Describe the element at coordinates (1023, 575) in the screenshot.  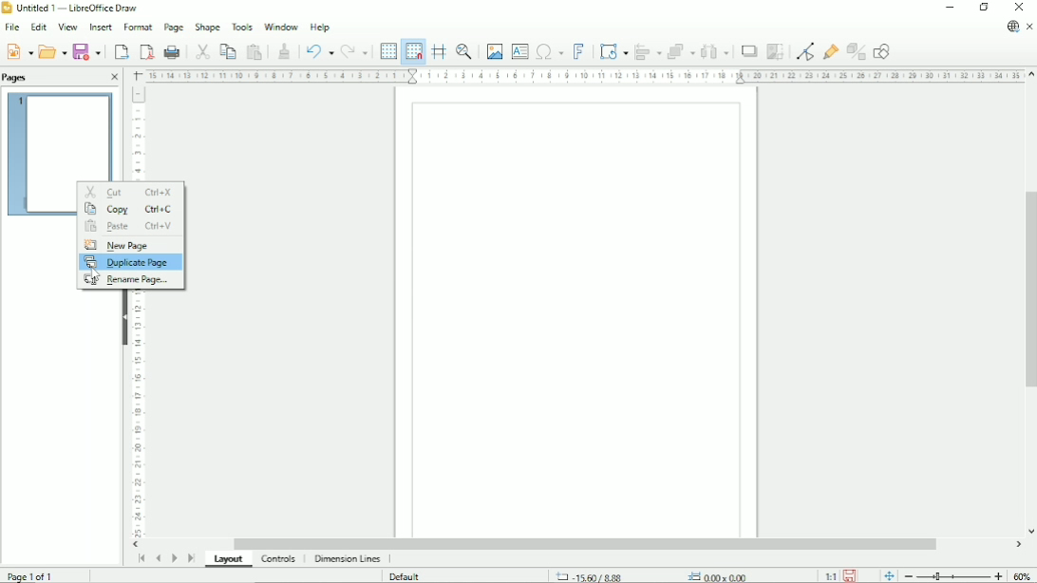
I see `Zoom factor` at that location.